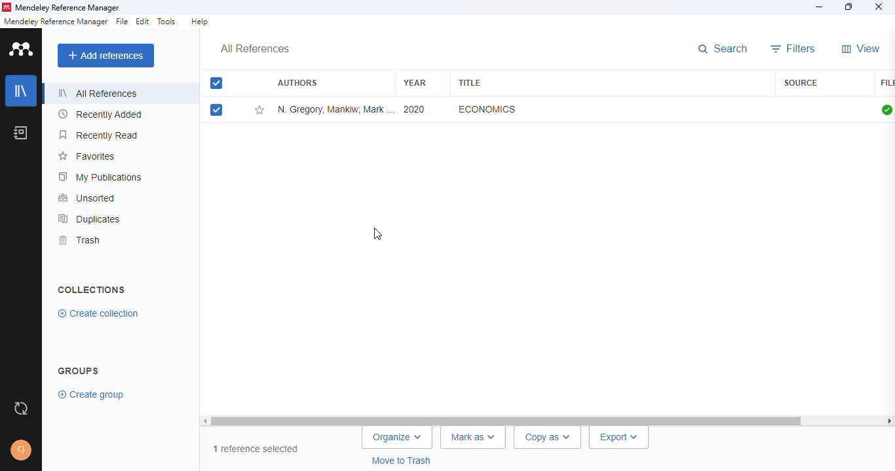 This screenshot has width=895, height=471. What do you see at coordinates (90, 219) in the screenshot?
I see `duplicates` at bounding box center [90, 219].